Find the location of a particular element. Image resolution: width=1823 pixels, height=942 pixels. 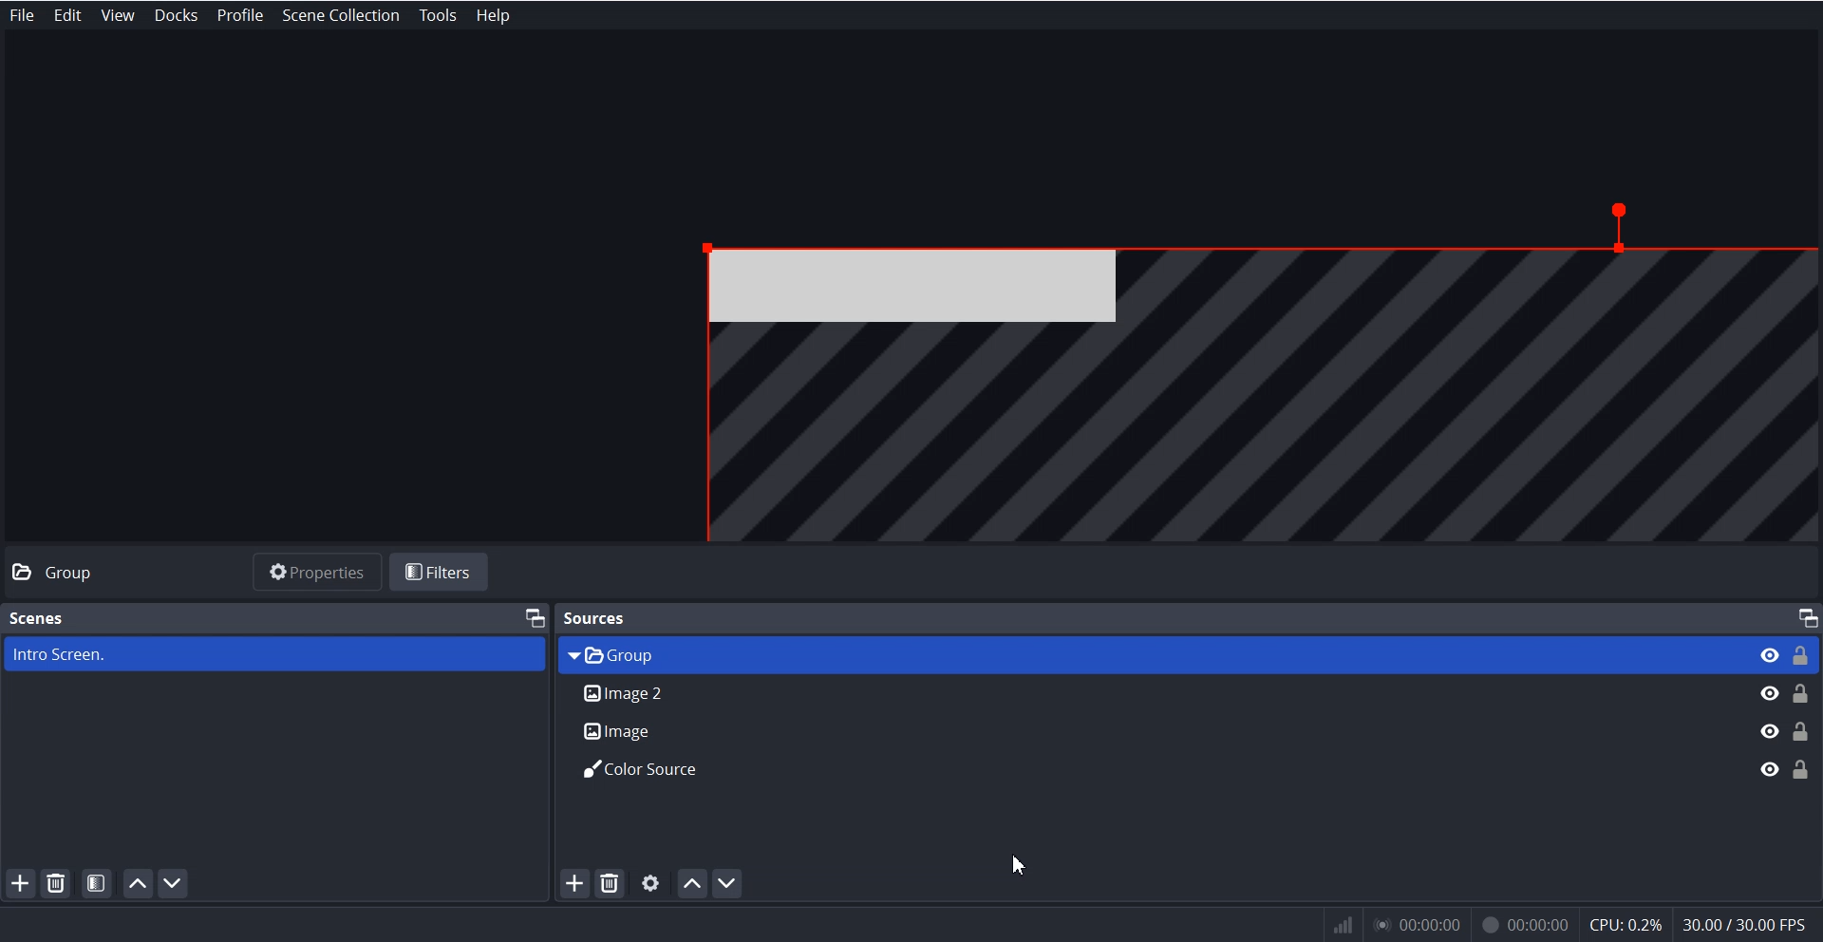

Move Scene Up is located at coordinates (139, 883).